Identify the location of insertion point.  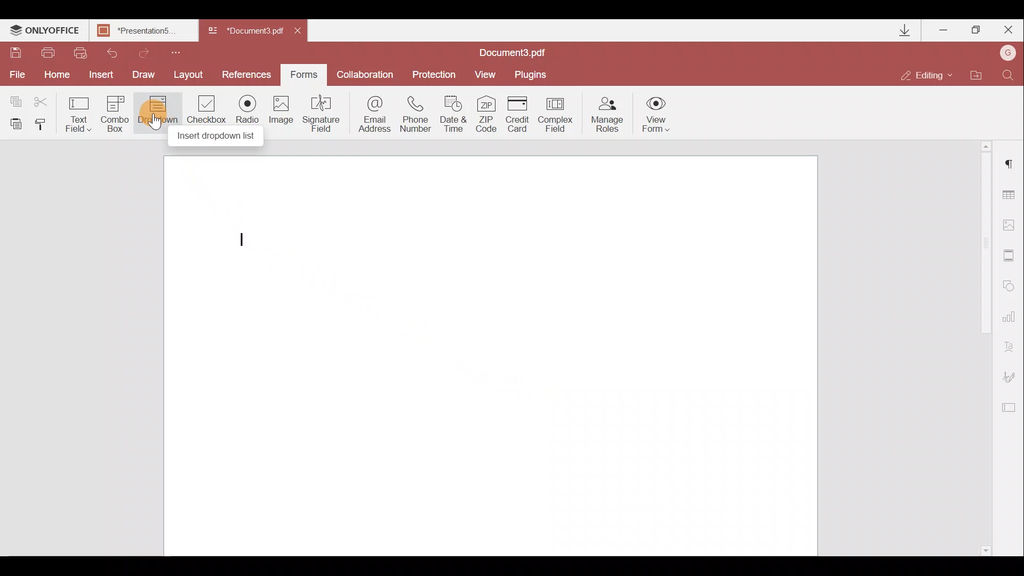
(243, 240).